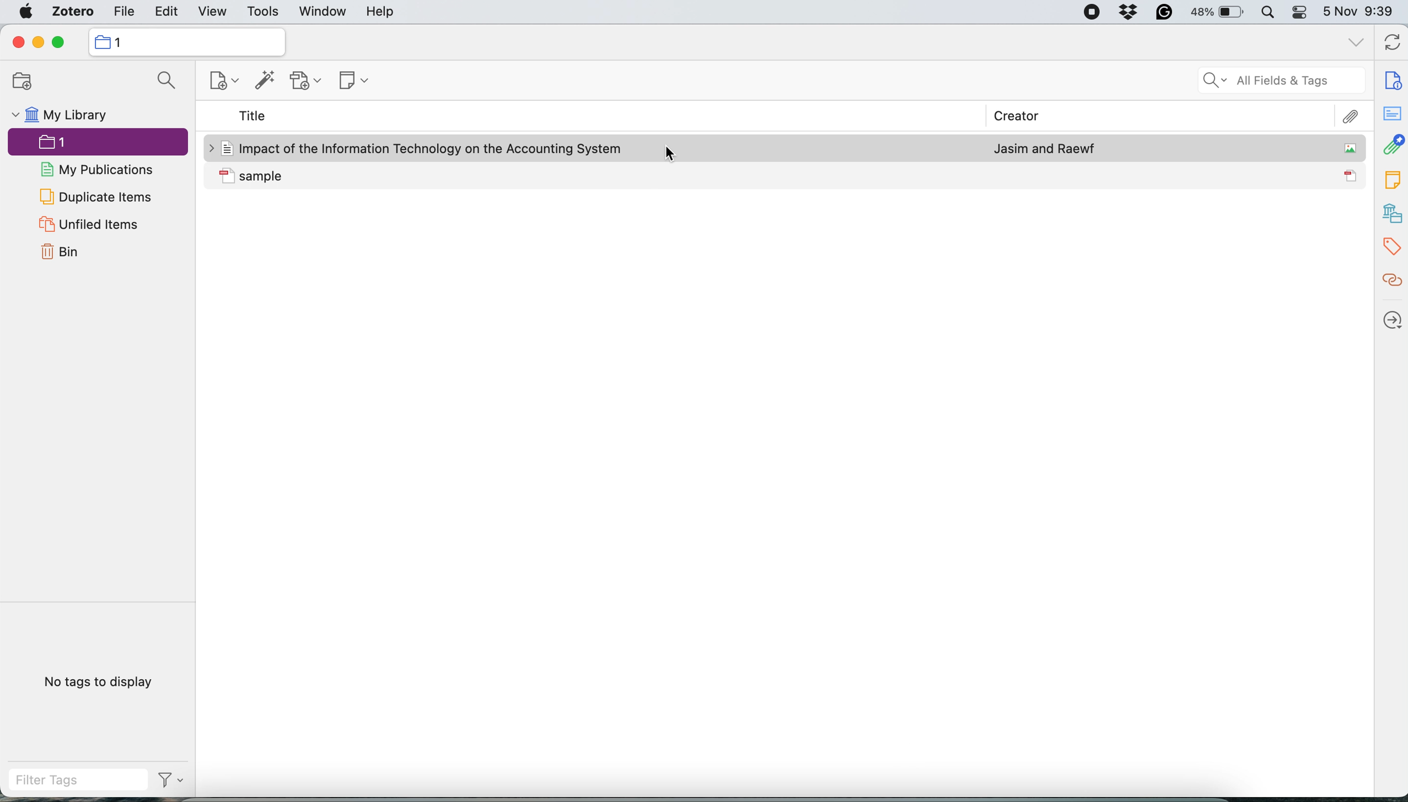 Image resolution: width=1408 pixels, height=802 pixels. What do you see at coordinates (36, 43) in the screenshot?
I see `minimise` at bounding box center [36, 43].